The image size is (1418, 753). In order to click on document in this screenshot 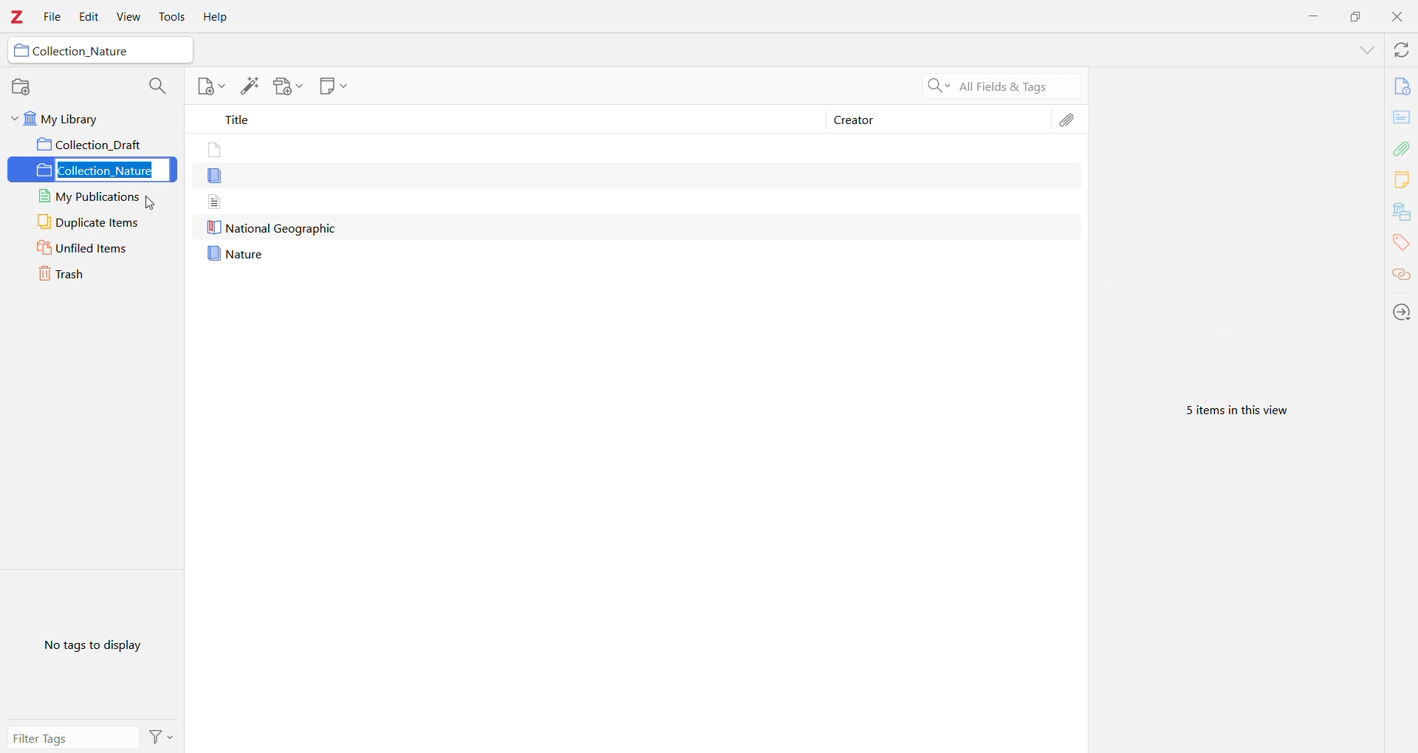, I will do `click(210, 202)`.